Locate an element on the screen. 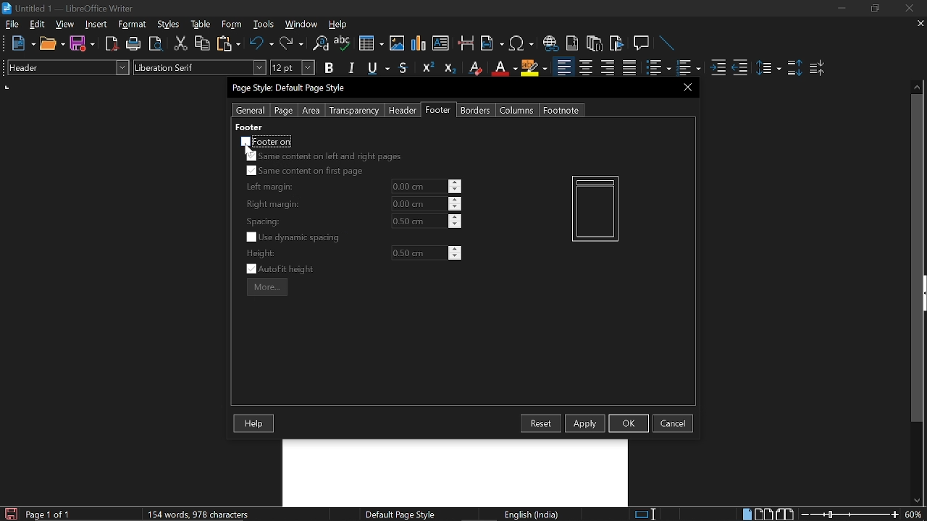  Minimize is located at coordinates (842, 10).